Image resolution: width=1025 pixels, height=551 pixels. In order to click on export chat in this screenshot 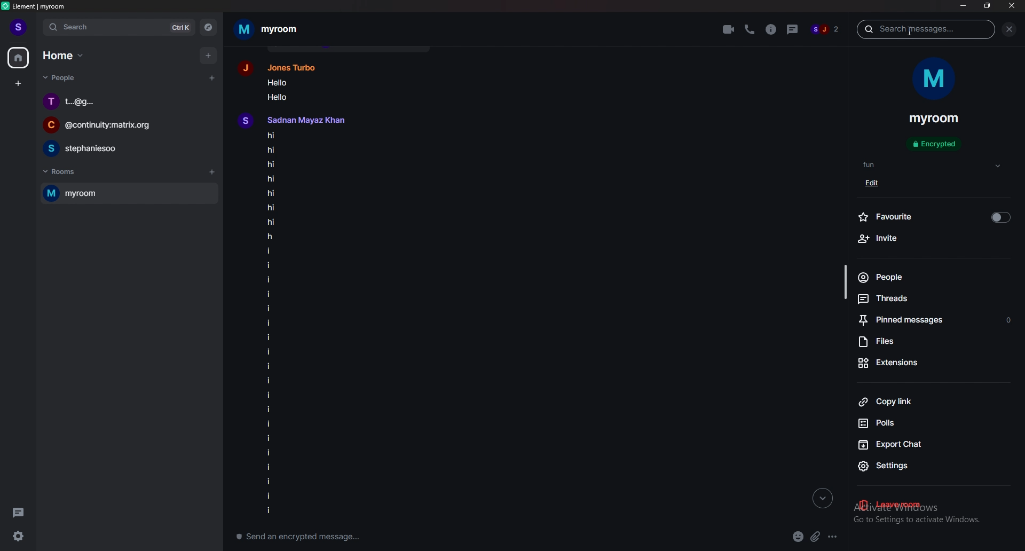, I will do `click(914, 445)`.